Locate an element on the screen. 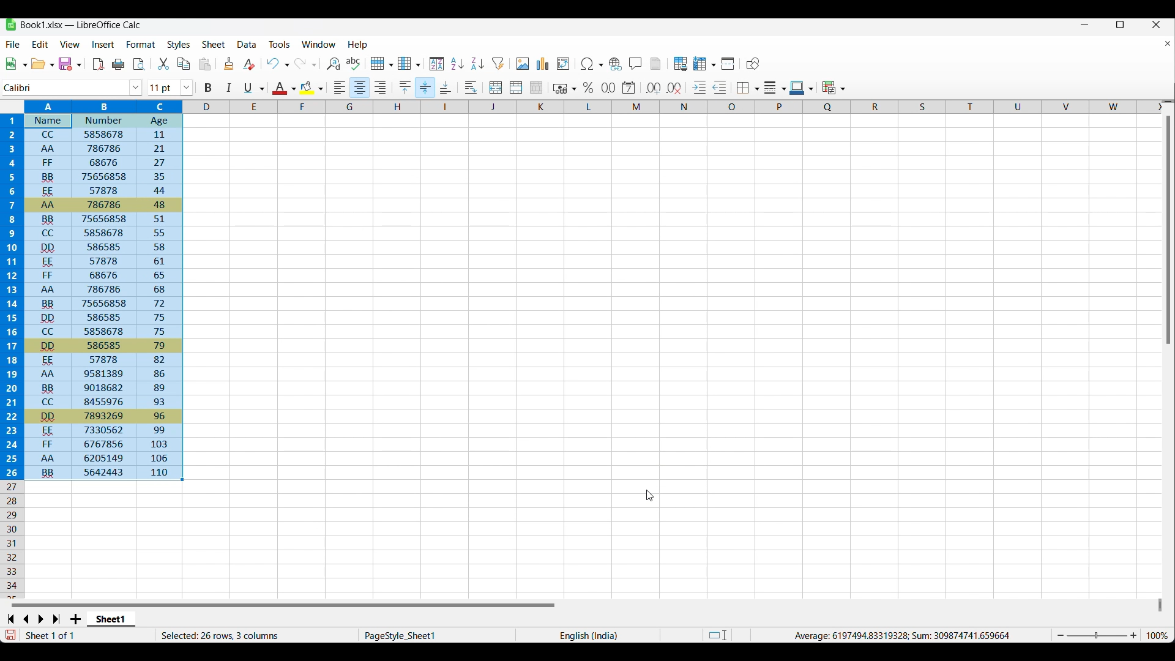 This screenshot has width=1175, height=661. Format as date is located at coordinates (629, 88).